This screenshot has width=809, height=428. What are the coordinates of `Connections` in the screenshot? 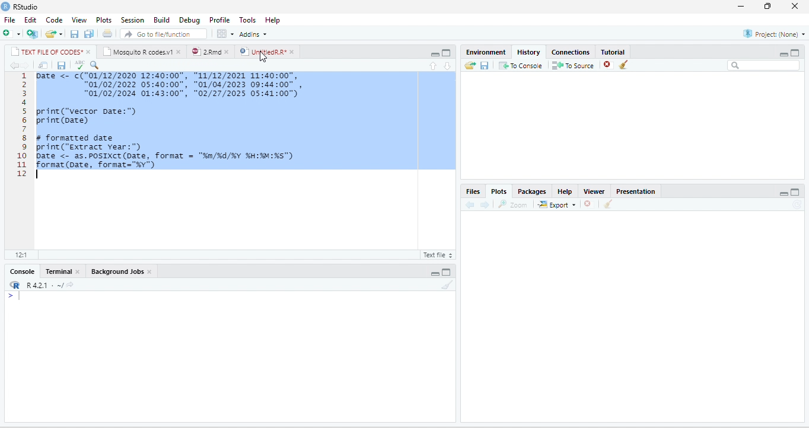 It's located at (571, 53).